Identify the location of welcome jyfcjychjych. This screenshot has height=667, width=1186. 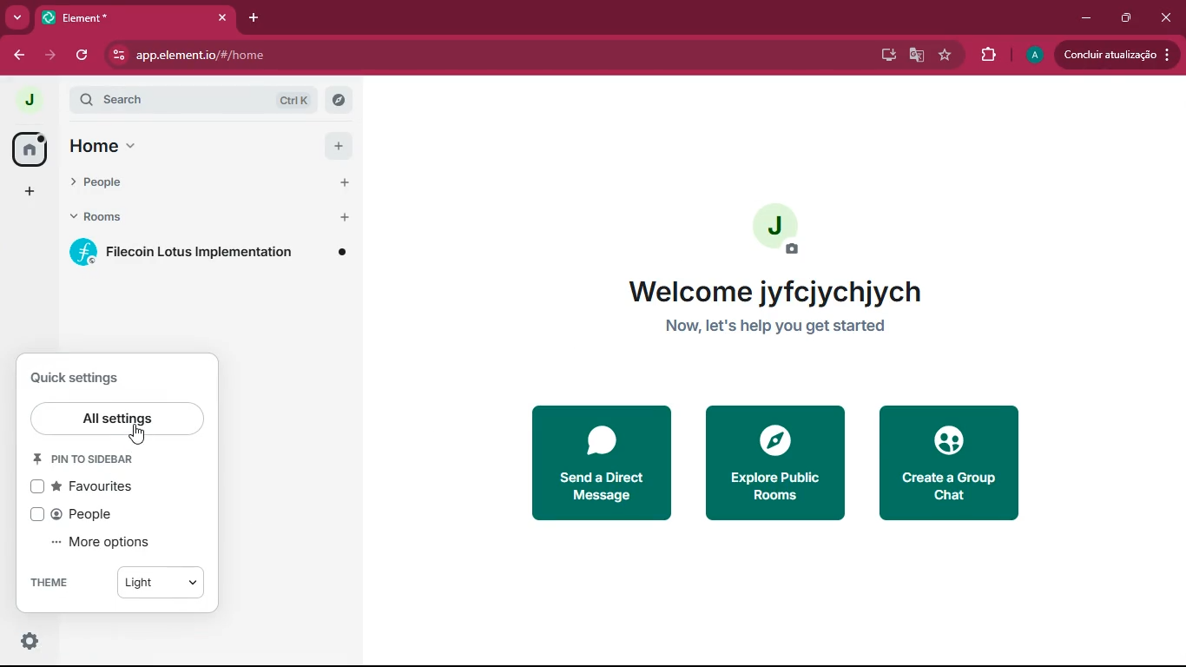
(789, 292).